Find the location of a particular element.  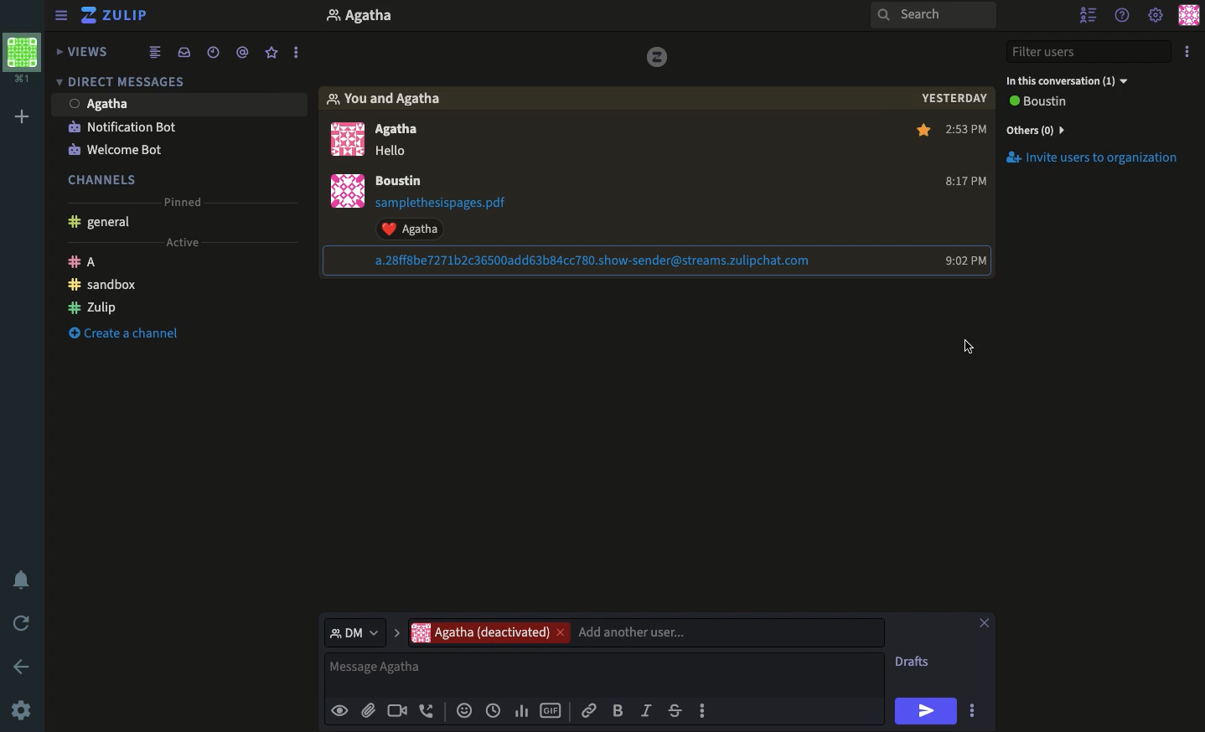

Filter users is located at coordinates (1089, 50).